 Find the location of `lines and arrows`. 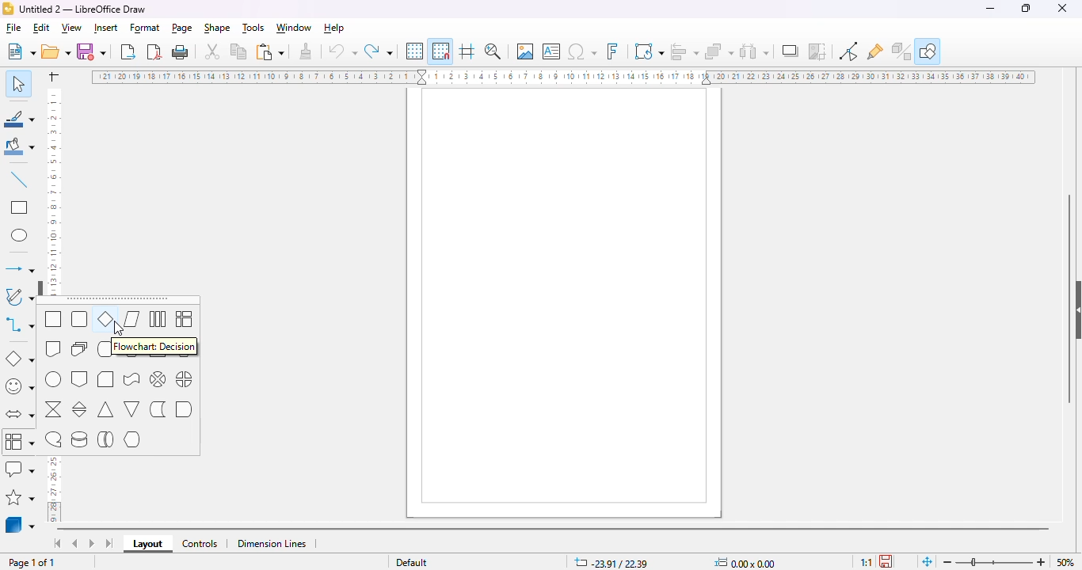

lines and arrows is located at coordinates (20, 268).